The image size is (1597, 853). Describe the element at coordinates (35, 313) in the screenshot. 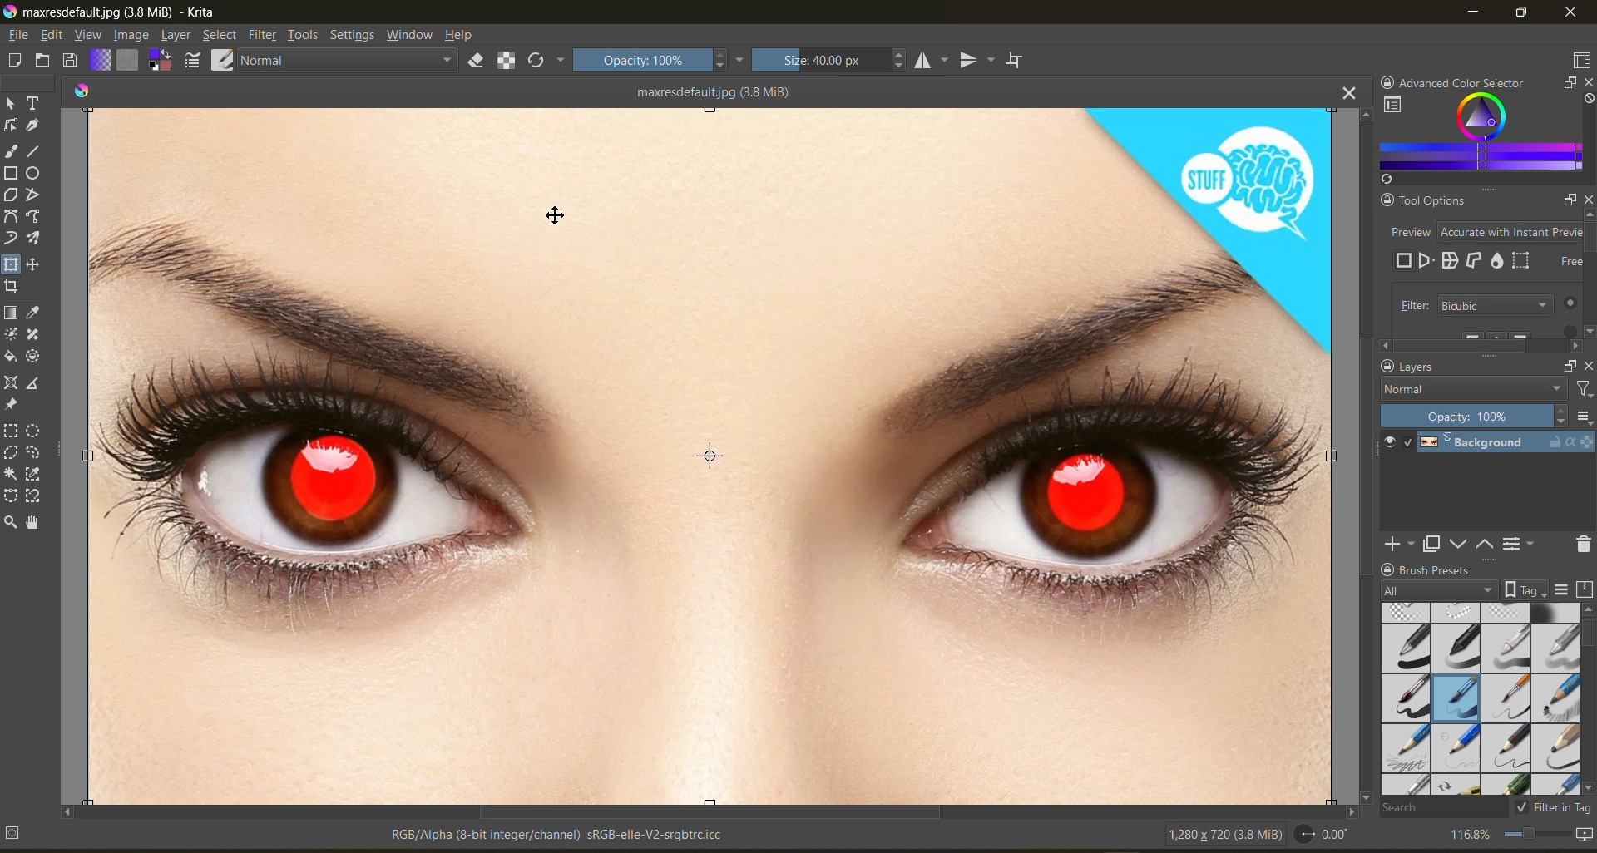

I see `tool` at that location.